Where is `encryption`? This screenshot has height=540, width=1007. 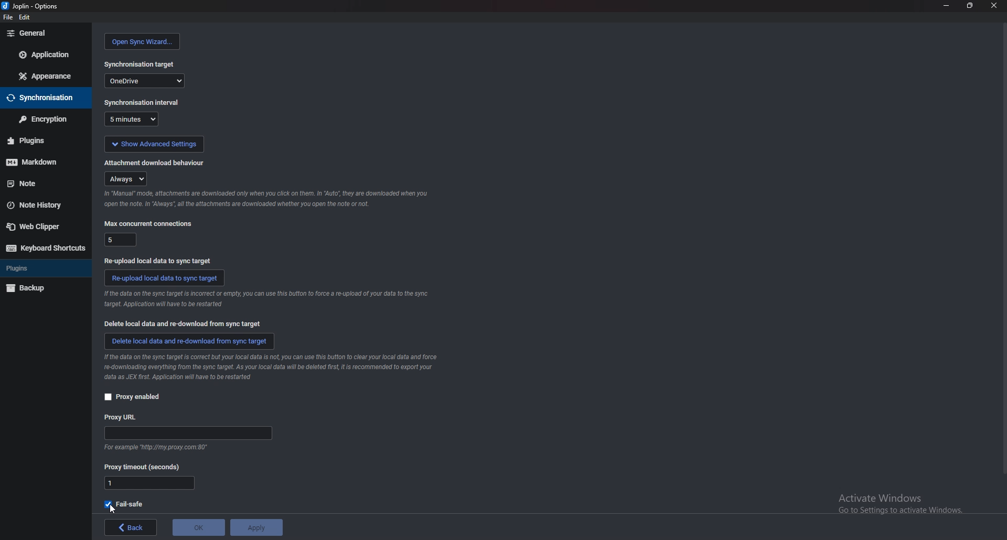 encryption is located at coordinates (44, 118).